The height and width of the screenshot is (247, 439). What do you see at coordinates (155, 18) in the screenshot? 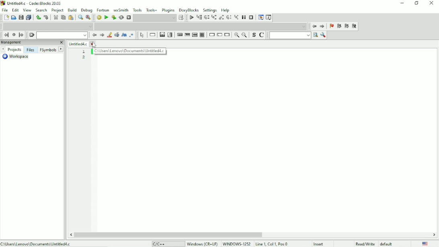
I see `Drop down` at bounding box center [155, 18].